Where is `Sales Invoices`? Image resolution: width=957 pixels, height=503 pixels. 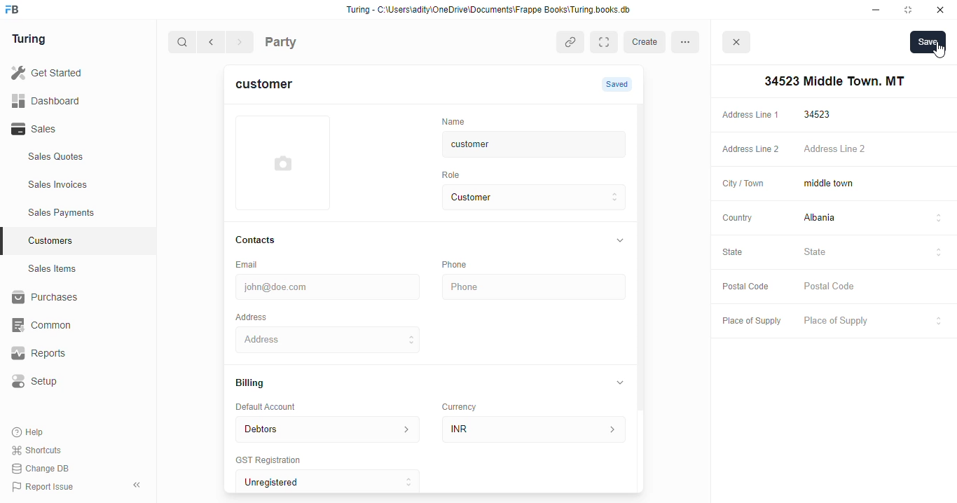 Sales Invoices is located at coordinates (82, 185).